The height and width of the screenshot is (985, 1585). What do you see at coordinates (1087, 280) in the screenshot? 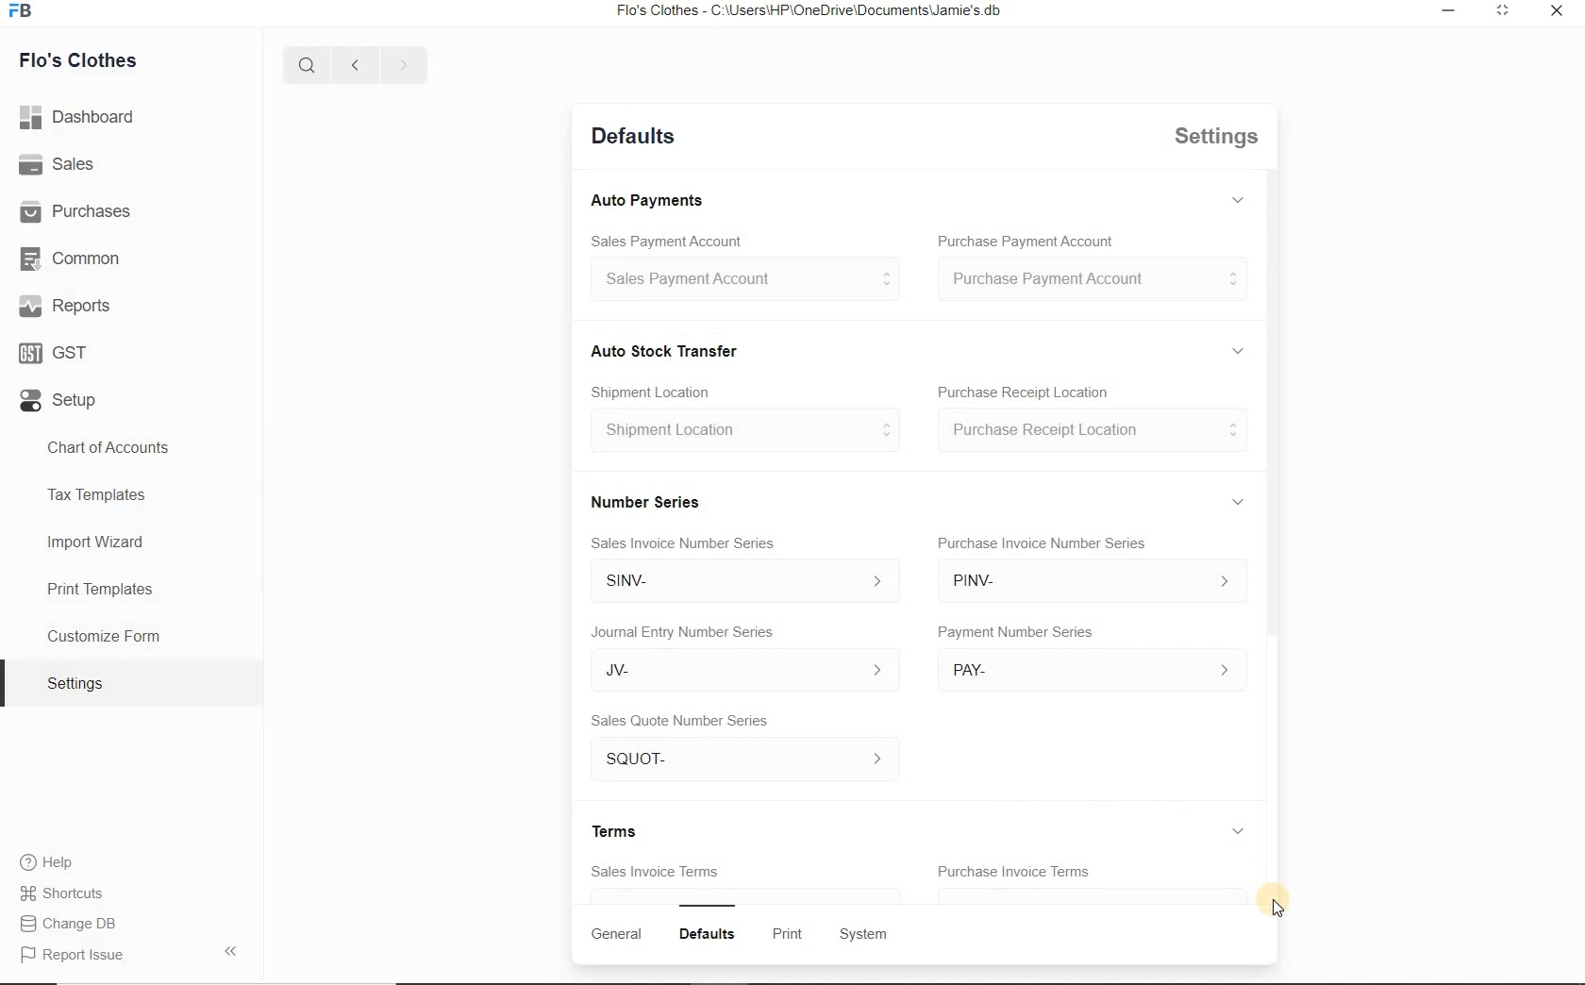
I see `Purchase Payment Account S` at bounding box center [1087, 280].